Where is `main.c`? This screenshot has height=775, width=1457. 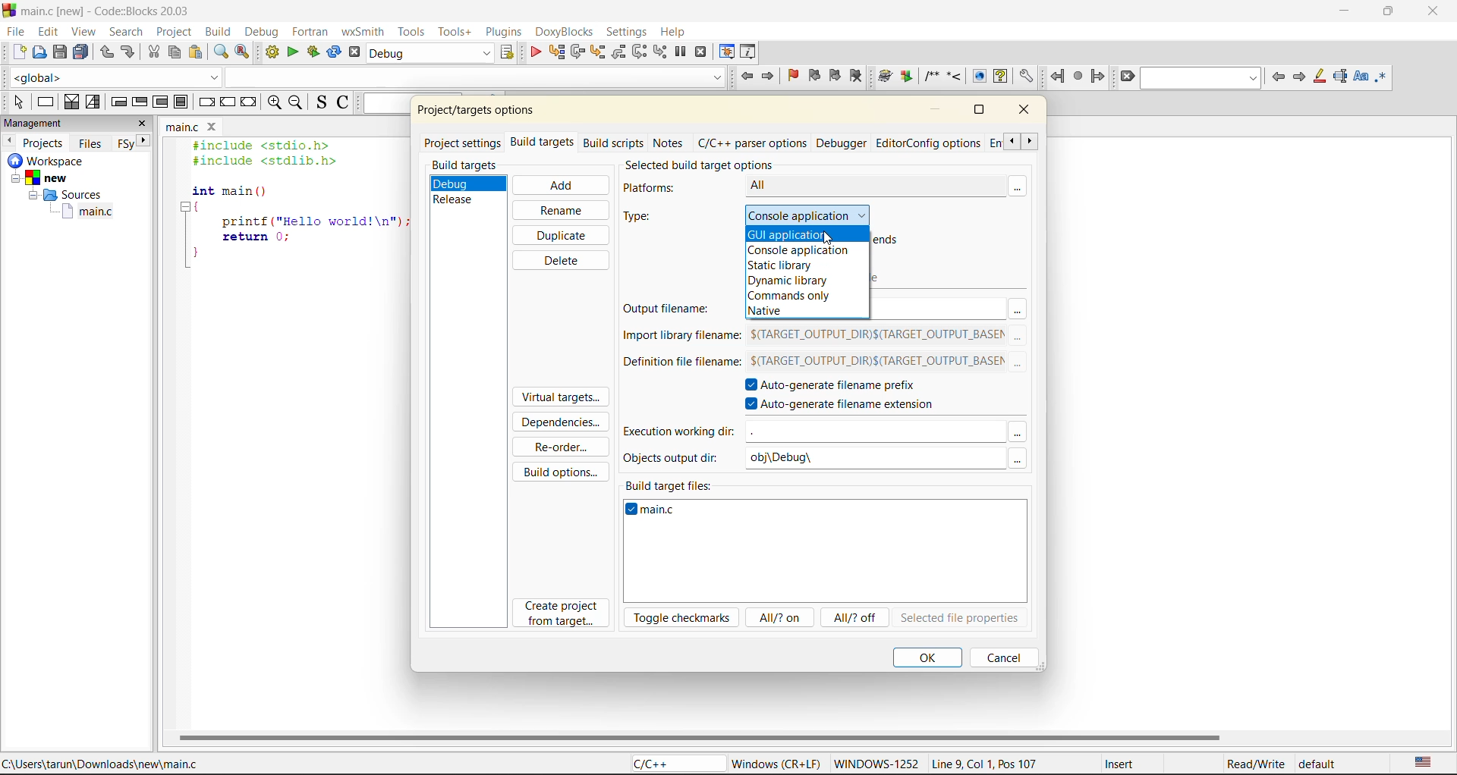 main.c is located at coordinates (650, 510).